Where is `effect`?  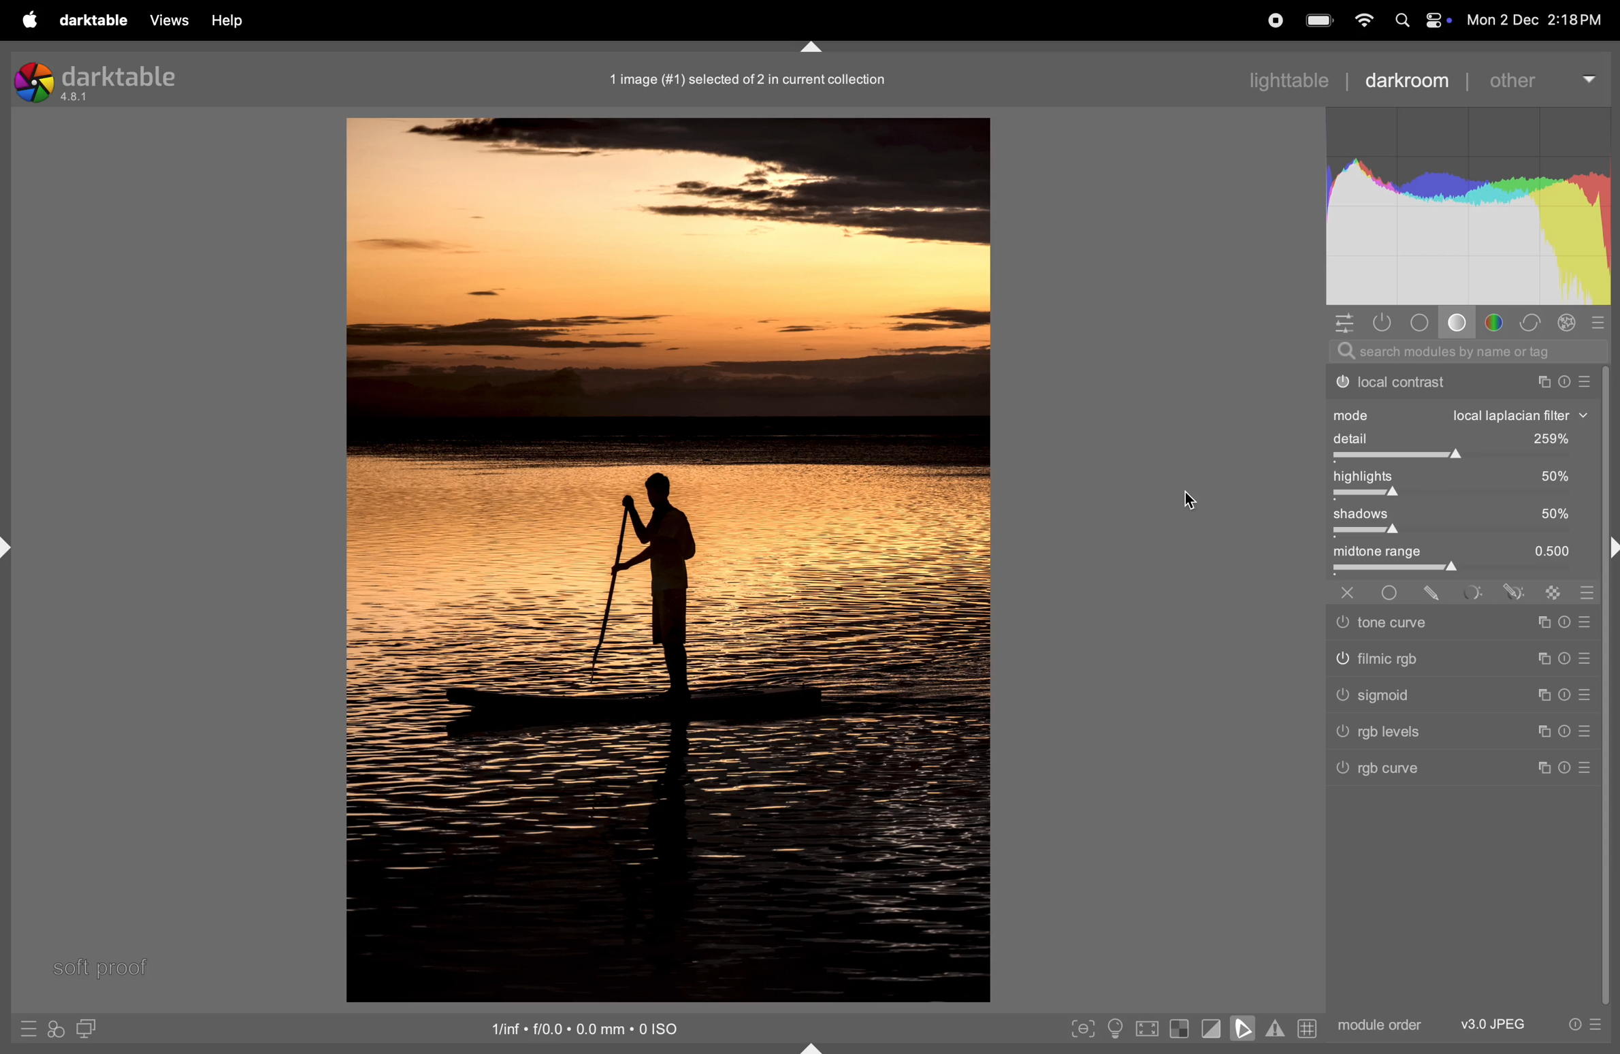 effect is located at coordinates (1568, 322).